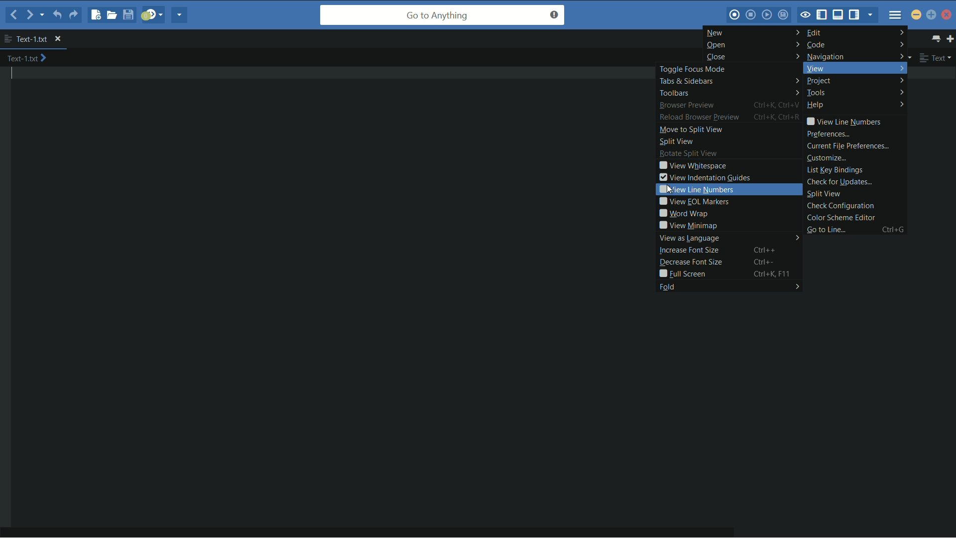 The width and height of the screenshot is (956, 538). Describe the element at coordinates (893, 230) in the screenshot. I see `ctrl+g` at that location.